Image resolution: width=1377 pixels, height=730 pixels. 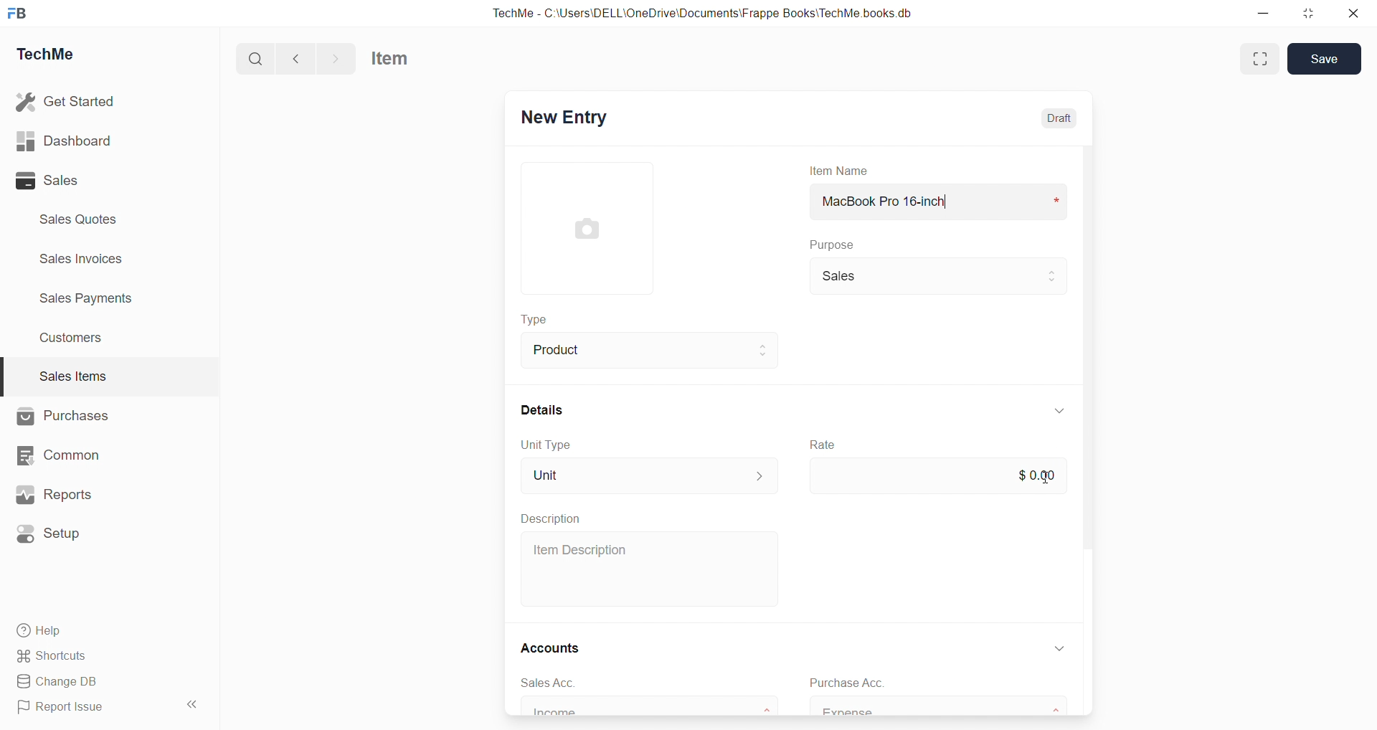 What do you see at coordinates (1263, 12) in the screenshot?
I see `minimize` at bounding box center [1263, 12].